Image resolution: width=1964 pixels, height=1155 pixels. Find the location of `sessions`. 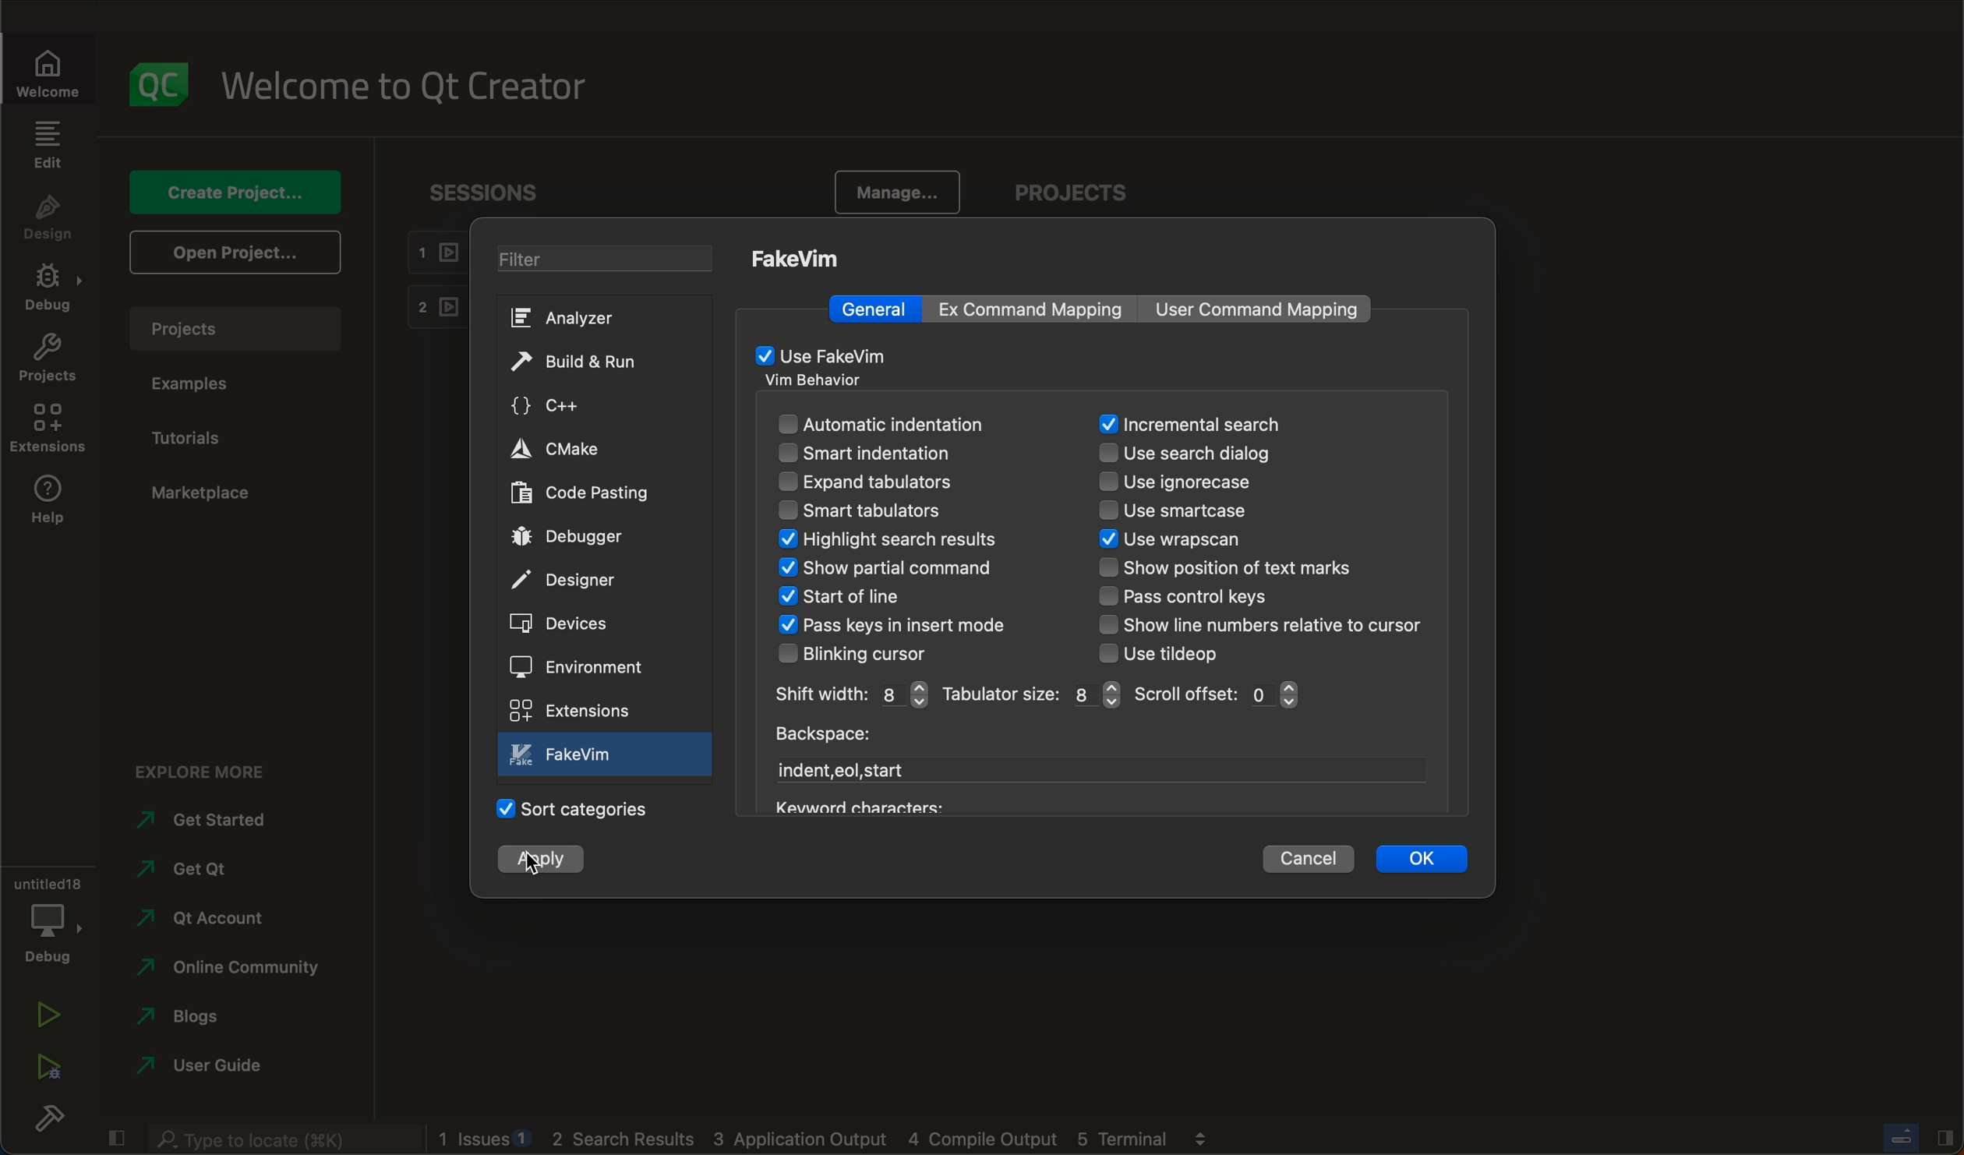

sessions is located at coordinates (490, 191).